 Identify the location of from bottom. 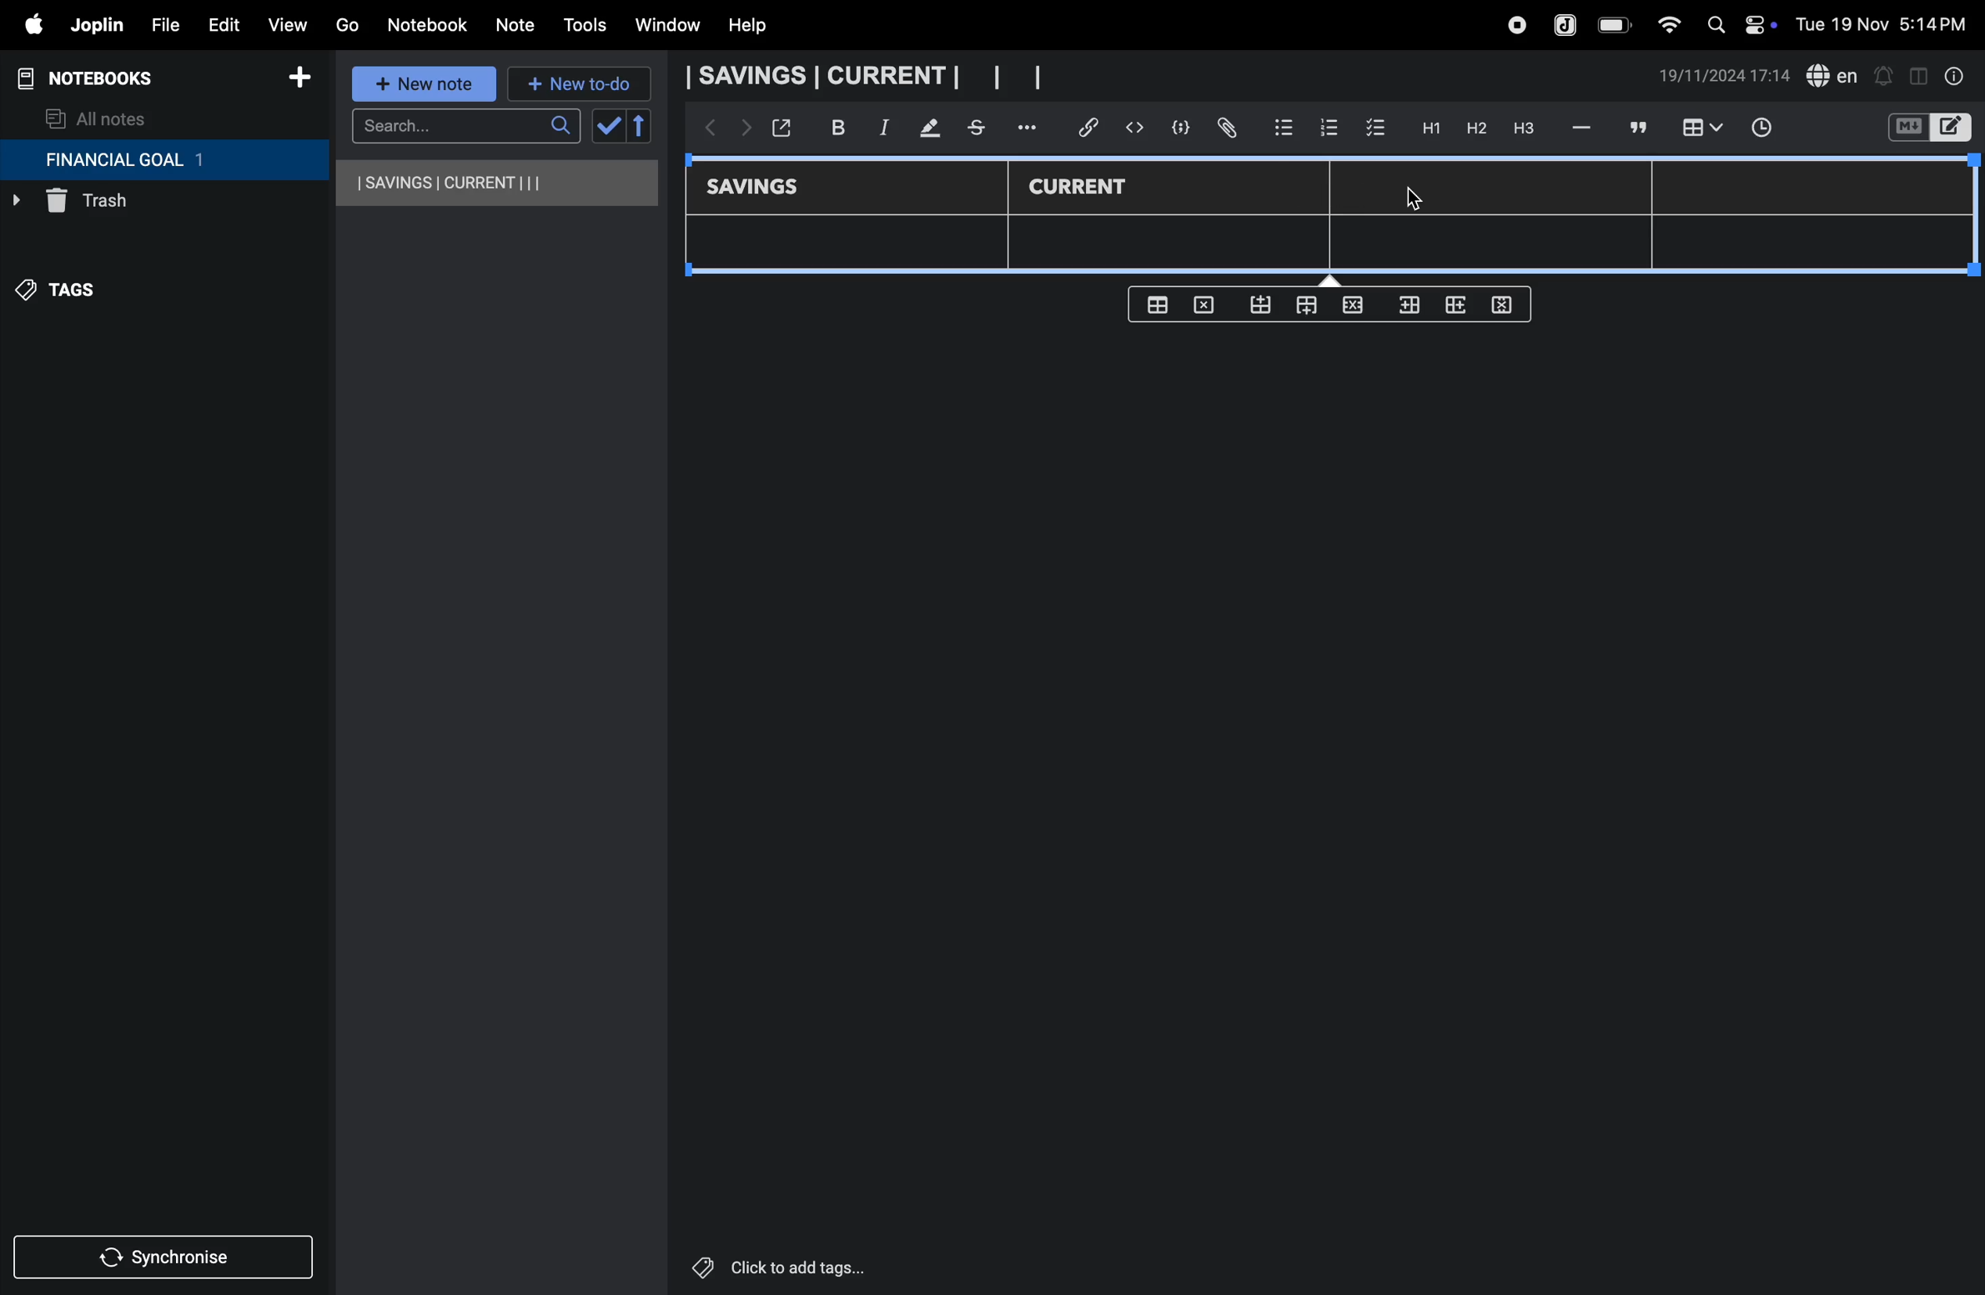
(1262, 305).